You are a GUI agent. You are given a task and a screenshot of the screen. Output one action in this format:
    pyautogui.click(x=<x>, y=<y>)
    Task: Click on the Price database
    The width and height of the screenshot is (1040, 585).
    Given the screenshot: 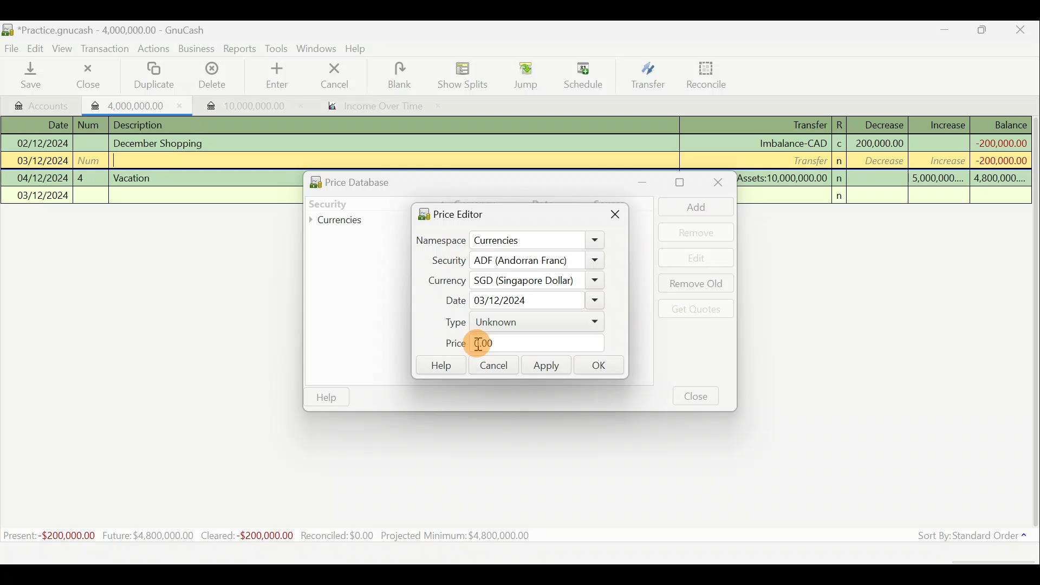 What is the action you would take?
    pyautogui.click(x=374, y=180)
    